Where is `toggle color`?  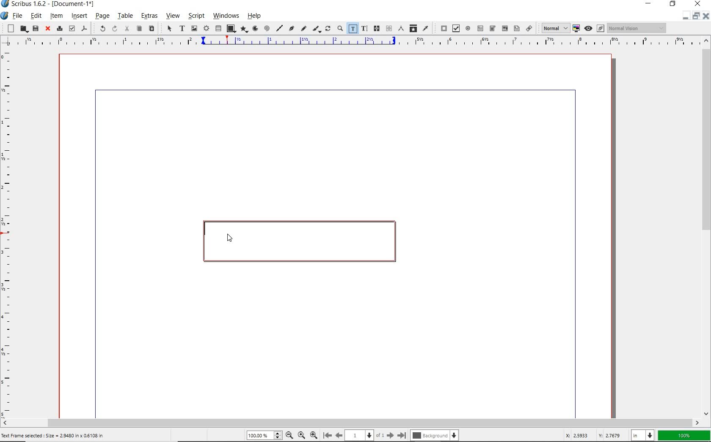
toggle color is located at coordinates (576, 29).